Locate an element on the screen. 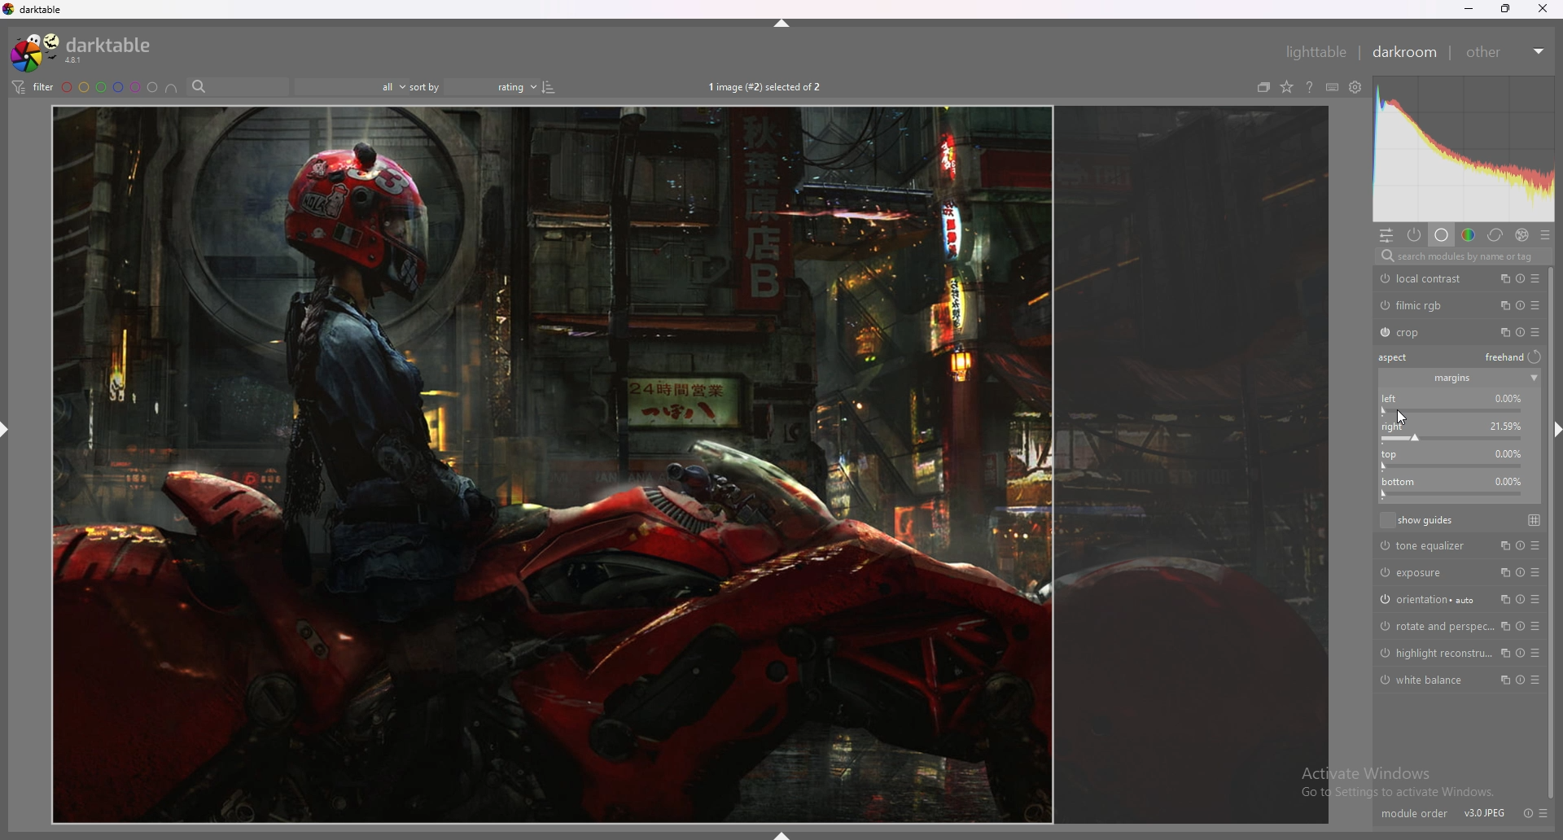 Image resolution: width=1563 pixels, height=840 pixels. hide is located at coordinates (777, 24).